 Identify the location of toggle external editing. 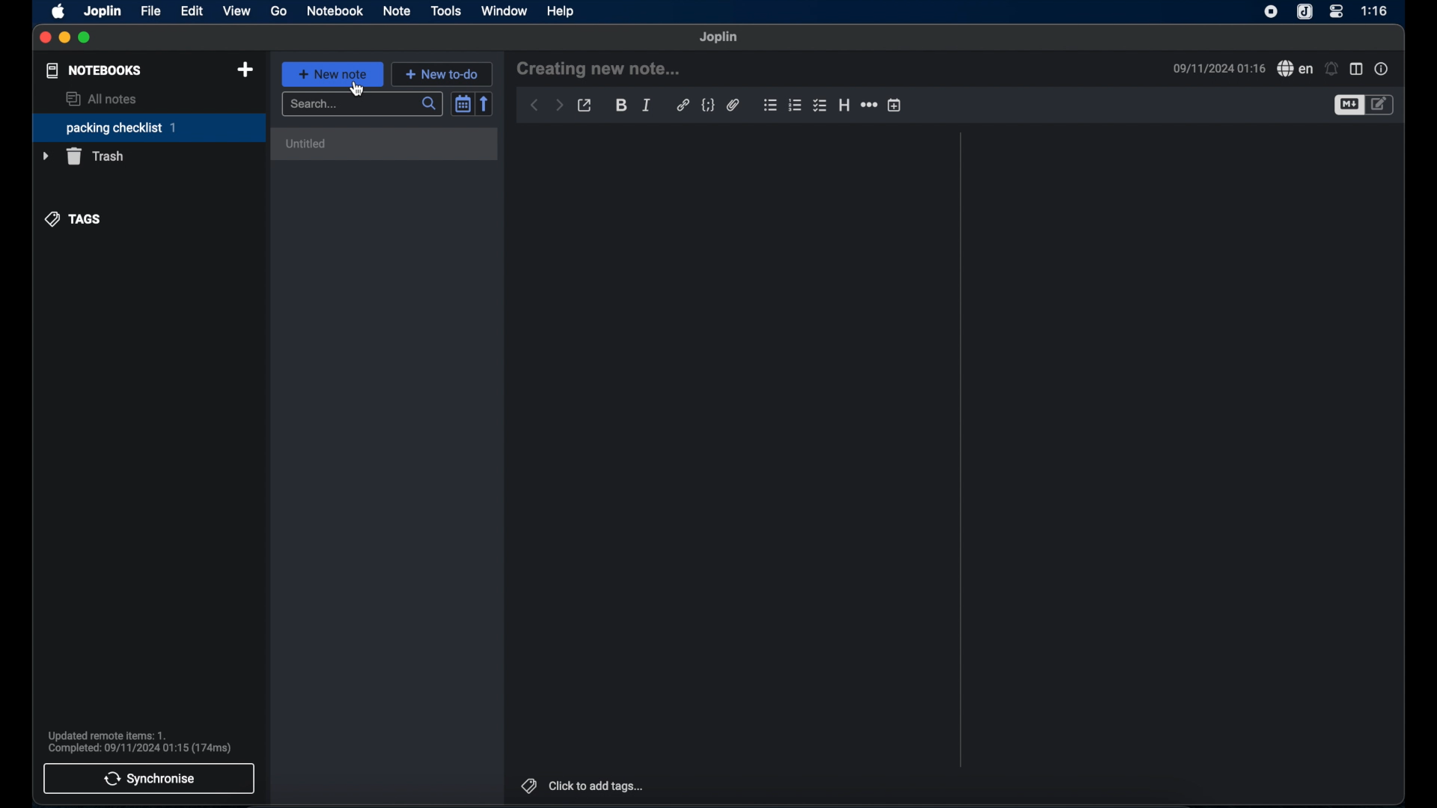
(585, 105).